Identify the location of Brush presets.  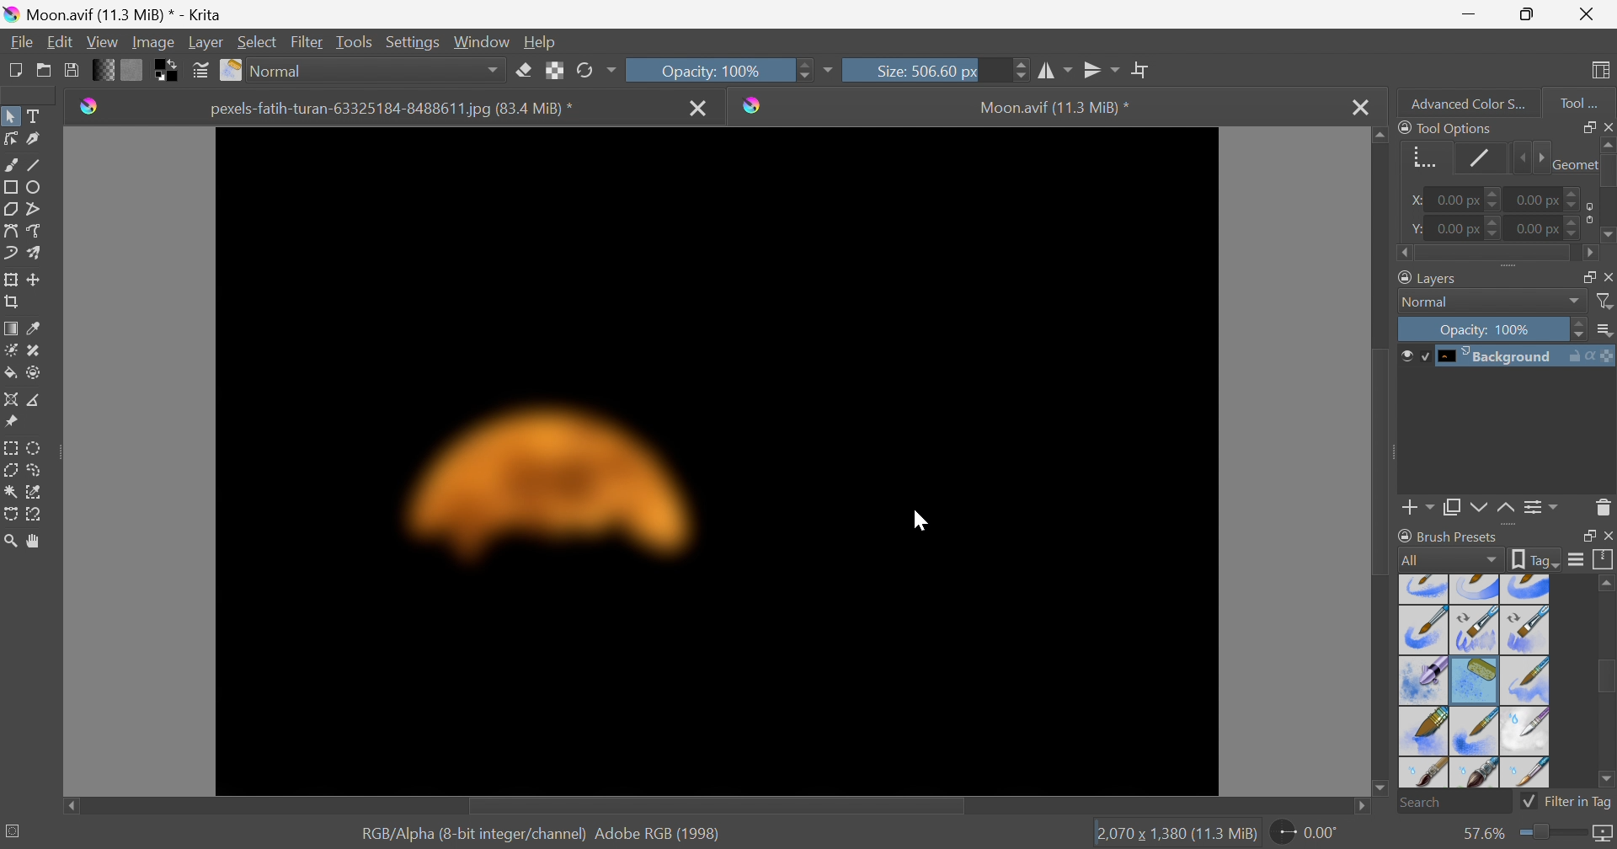
(1451, 538).